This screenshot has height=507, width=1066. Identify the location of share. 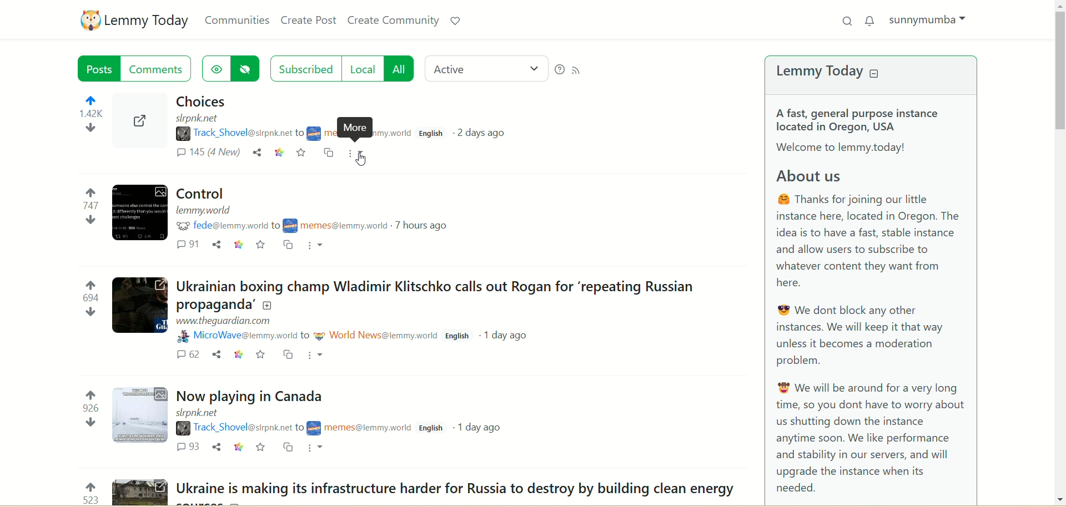
(217, 244).